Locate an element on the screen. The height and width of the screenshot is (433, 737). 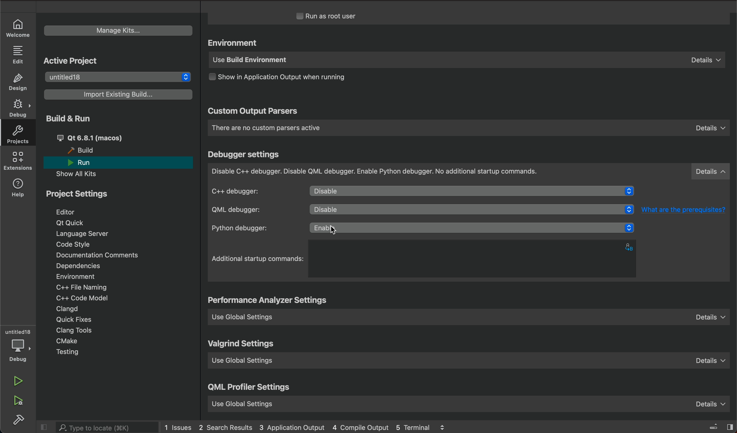
python debugger is located at coordinates (254, 228).